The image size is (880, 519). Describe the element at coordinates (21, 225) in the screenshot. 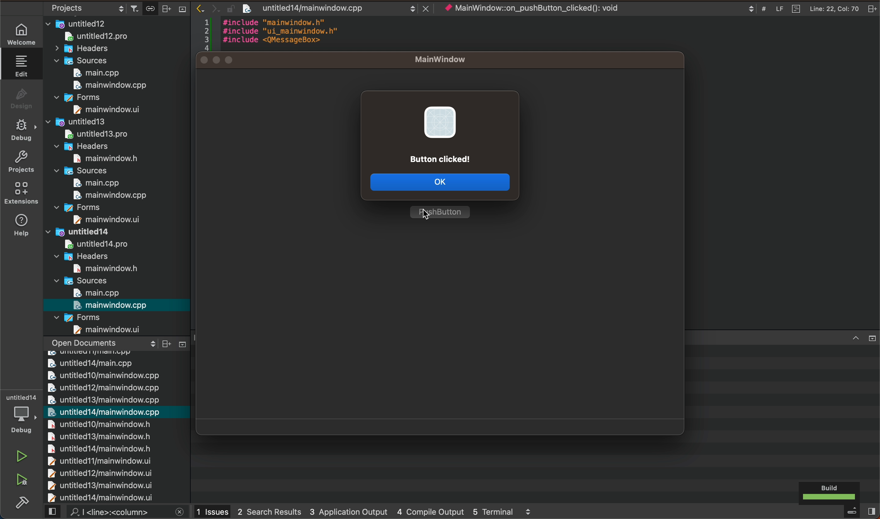

I see `help` at that location.